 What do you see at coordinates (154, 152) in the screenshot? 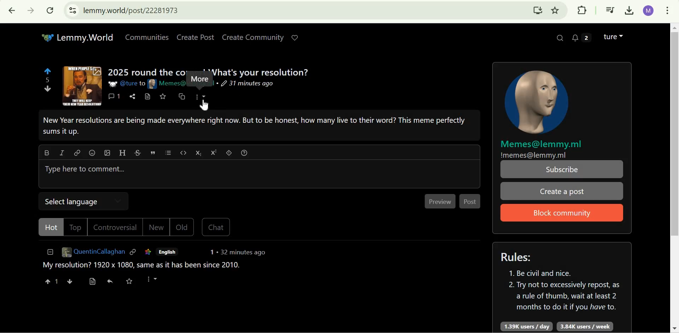
I see `quote` at bounding box center [154, 152].